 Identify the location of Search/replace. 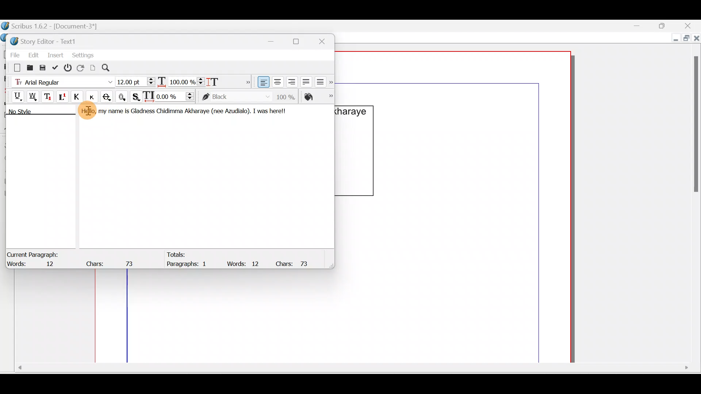
(110, 68).